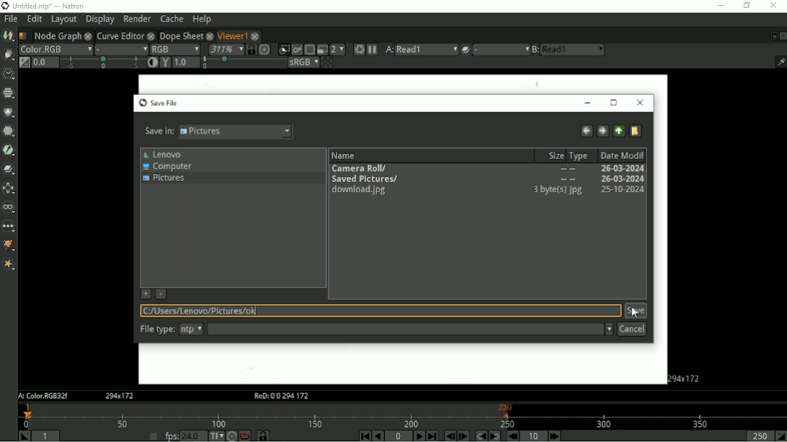 Image resolution: width=787 pixels, height=442 pixels. I want to click on Behaviour, so click(245, 436).